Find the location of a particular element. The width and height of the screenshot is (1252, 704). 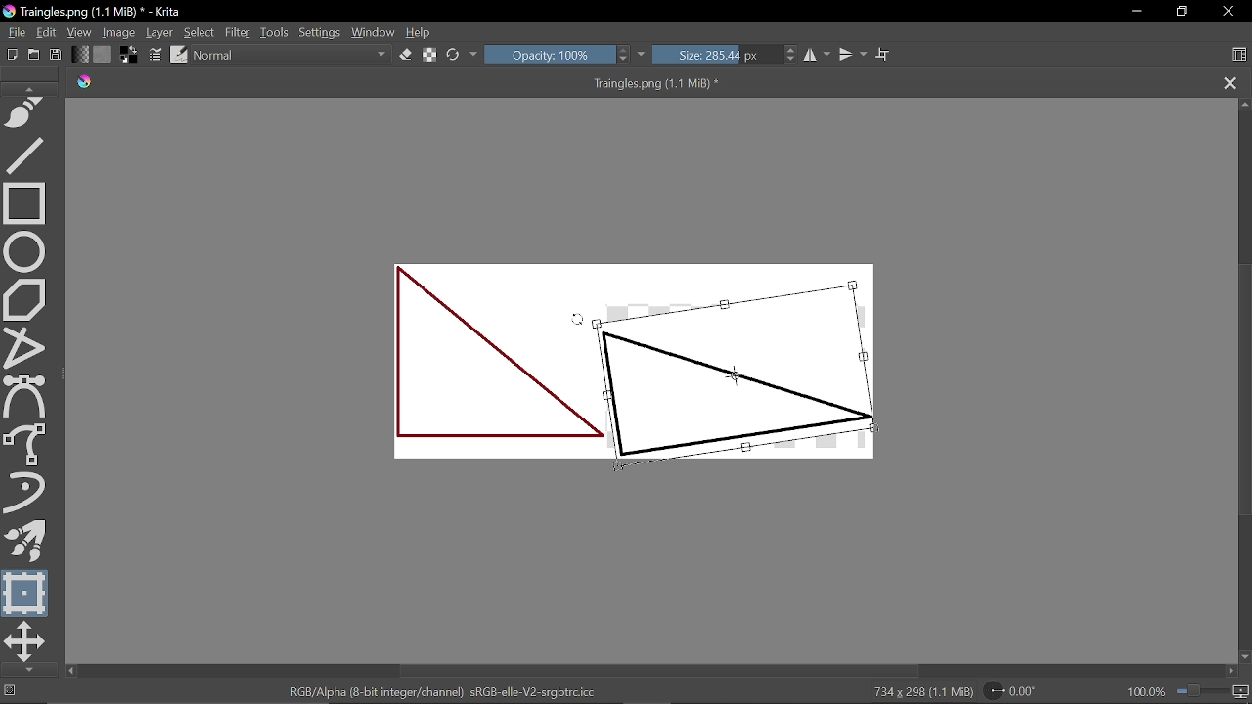

Wrap text tool is located at coordinates (884, 55).